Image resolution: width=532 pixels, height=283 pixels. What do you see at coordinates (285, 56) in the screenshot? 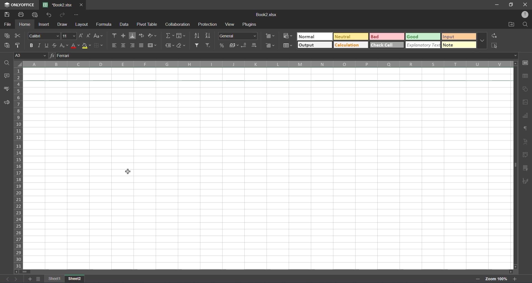
I see `formula bar` at bounding box center [285, 56].